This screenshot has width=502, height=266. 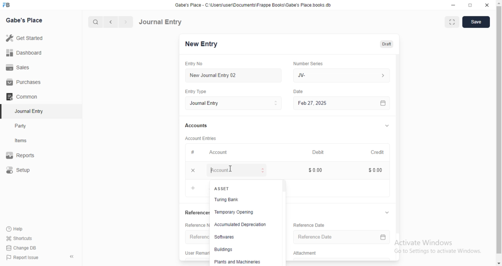 I want to click on Cursor, so click(x=230, y=167).